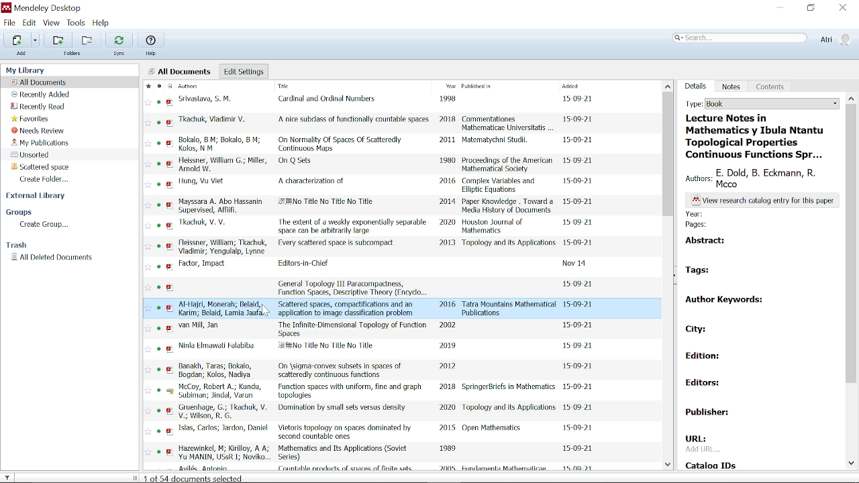 This screenshot has height=483, width=859. What do you see at coordinates (448, 182) in the screenshot?
I see `2016` at bounding box center [448, 182].